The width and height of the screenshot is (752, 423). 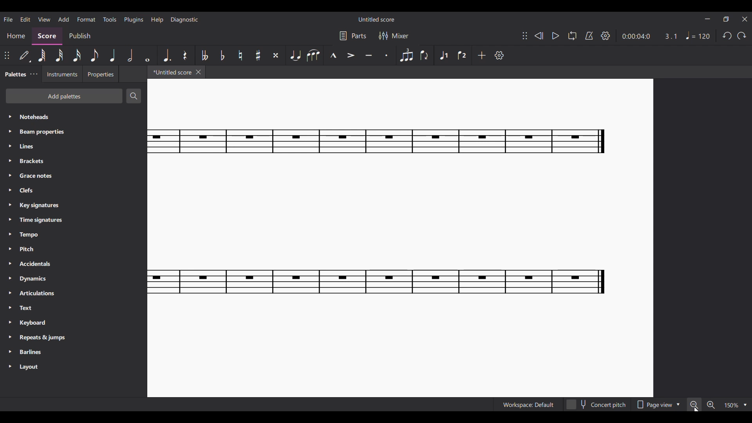 What do you see at coordinates (369, 55) in the screenshot?
I see `Tenuto` at bounding box center [369, 55].